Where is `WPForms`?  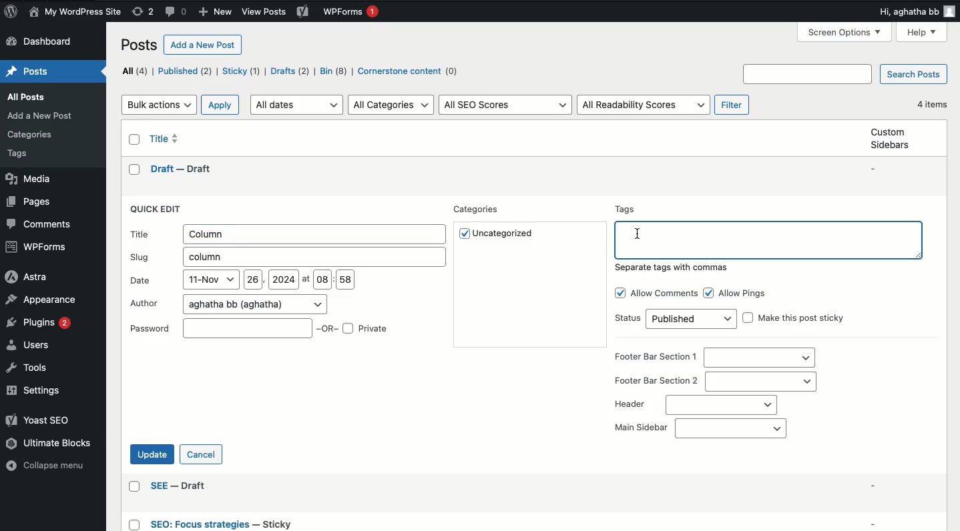 WPForms is located at coordinates (352, 13).